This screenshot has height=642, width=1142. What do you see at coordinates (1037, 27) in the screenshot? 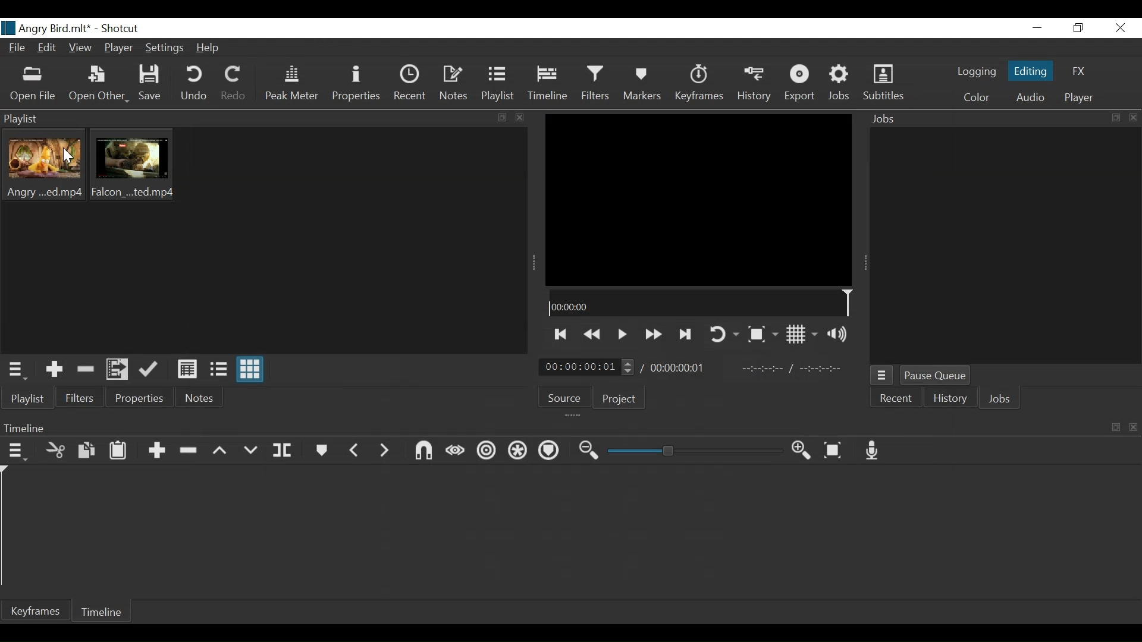
I see `Minimize` at bounding box center [1037, 27].